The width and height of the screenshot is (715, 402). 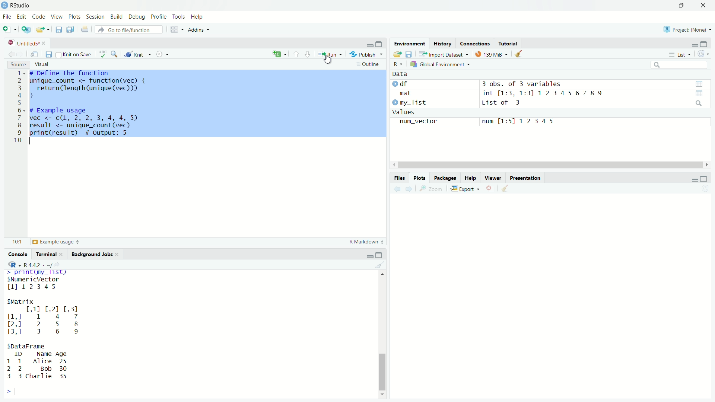 I want to click on Project(None), so click(x=687, y=29).